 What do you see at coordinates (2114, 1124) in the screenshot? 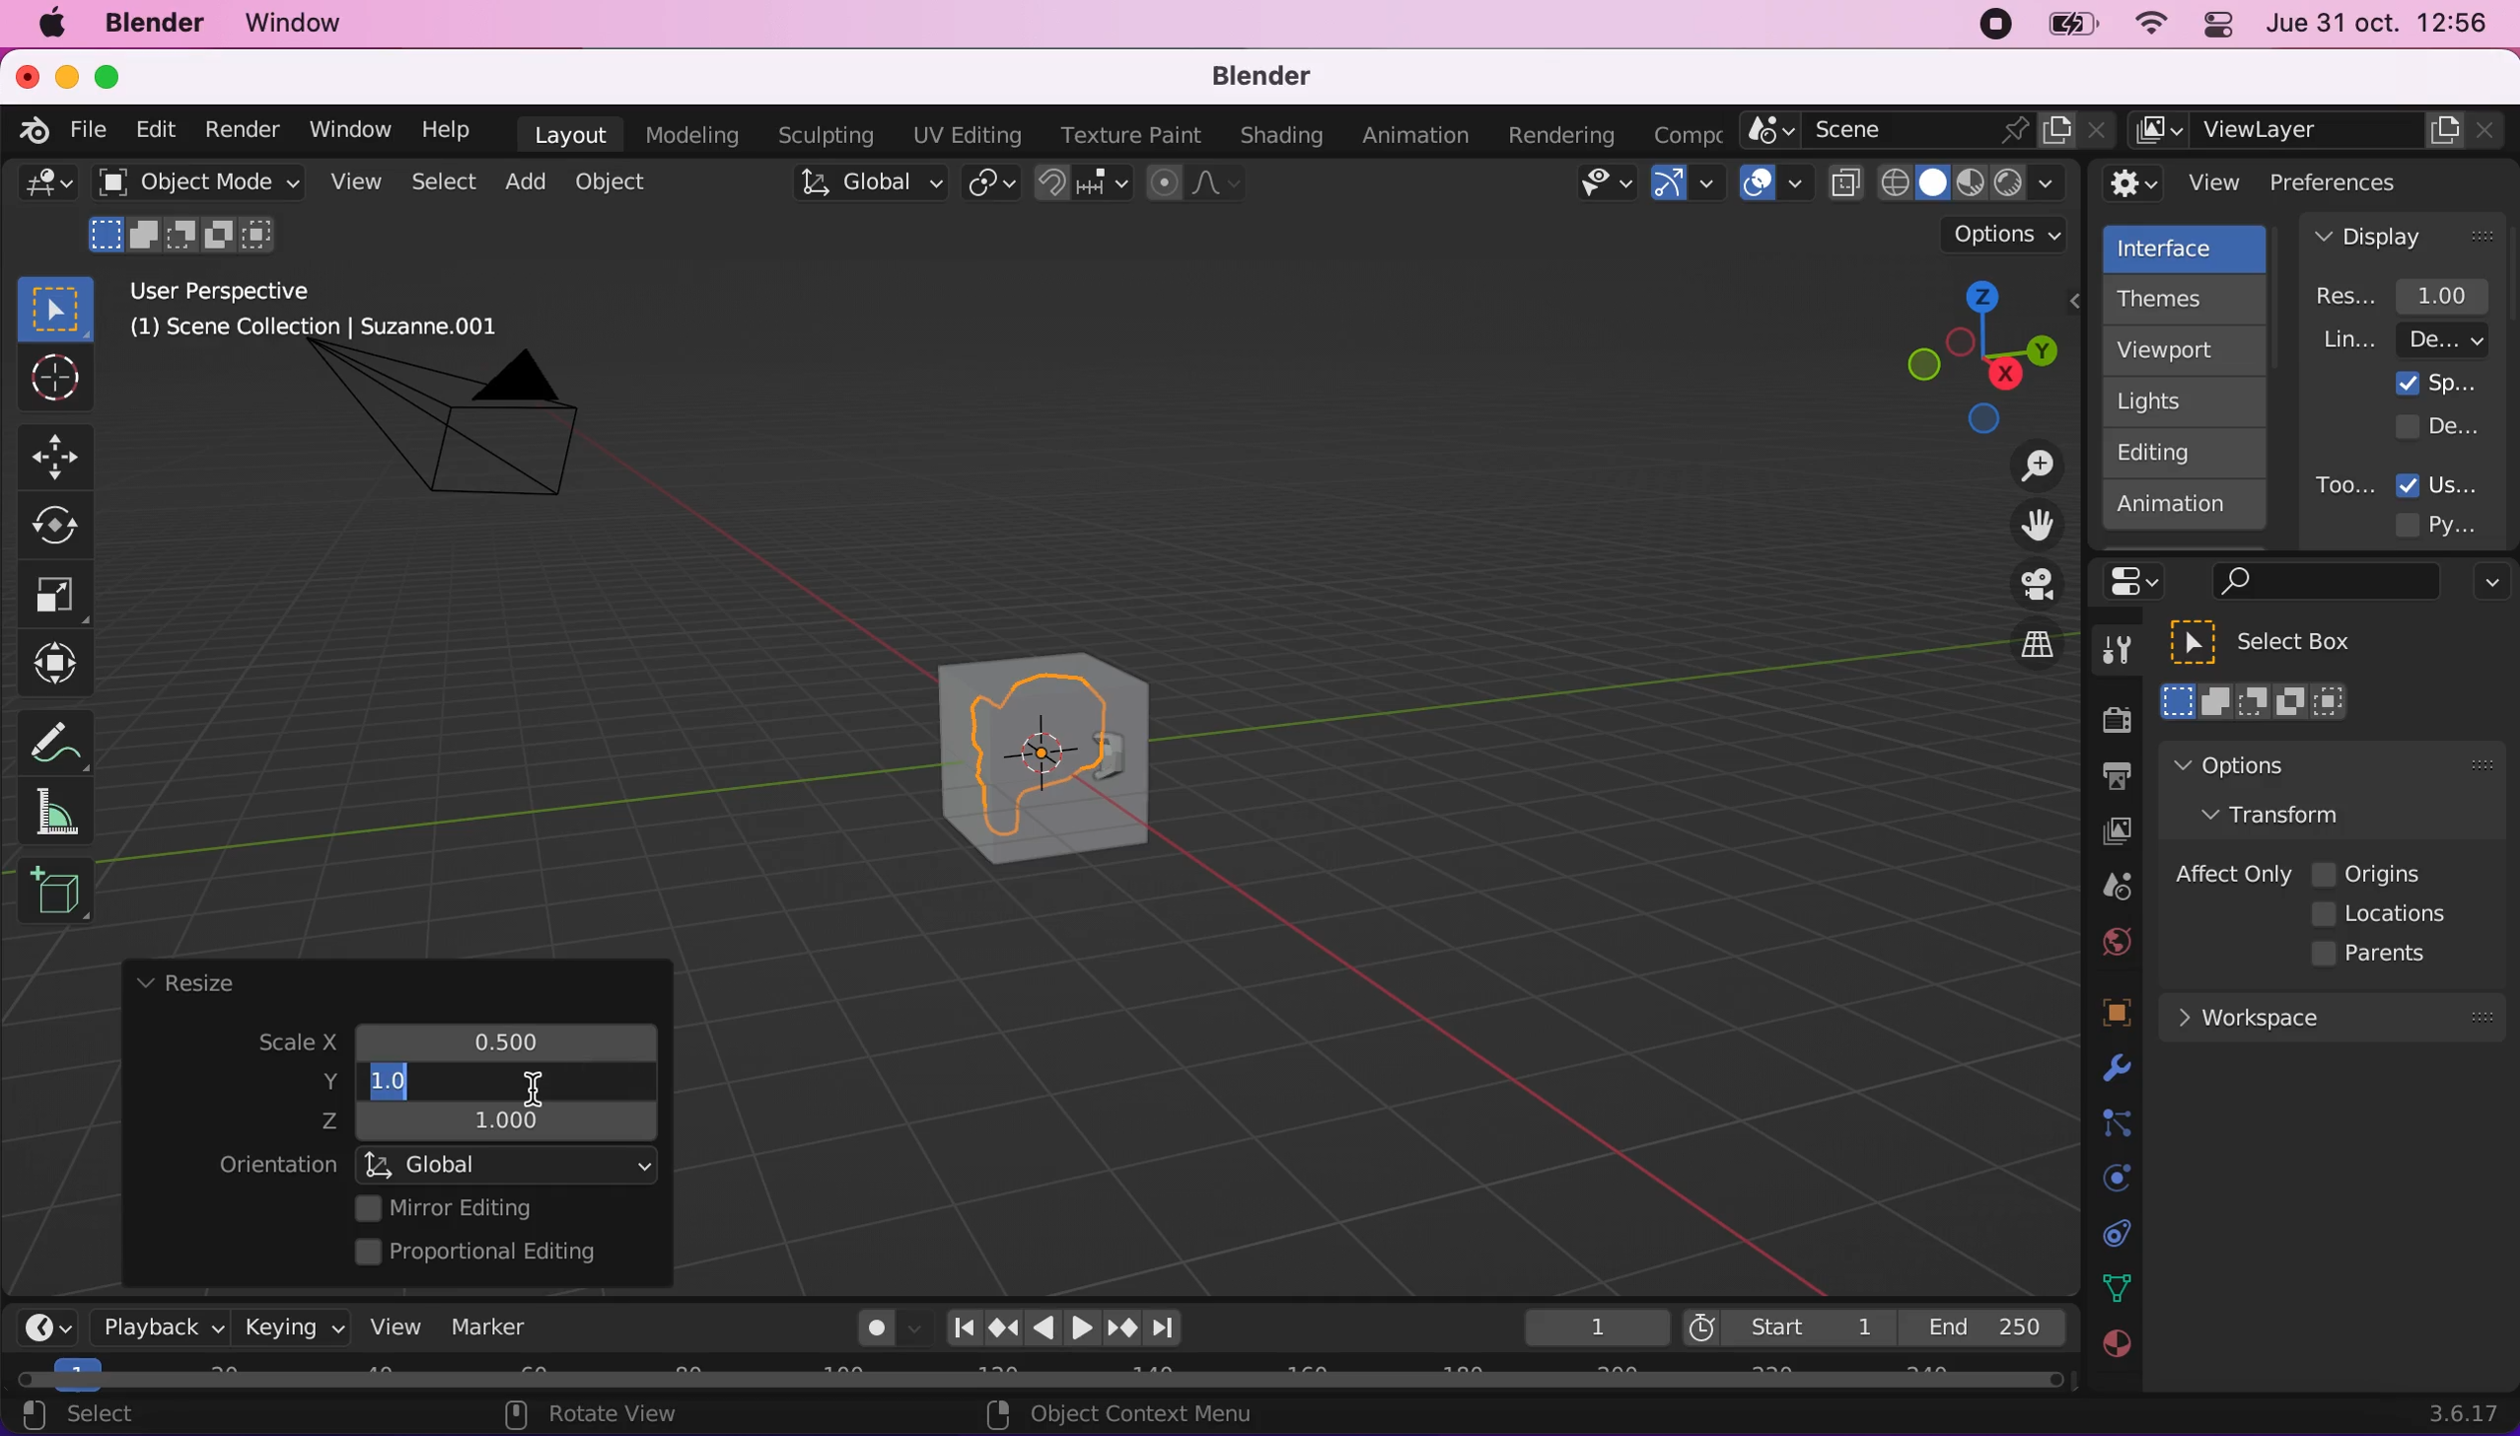
I see `constraints` at bounding box center [2114, 1124].